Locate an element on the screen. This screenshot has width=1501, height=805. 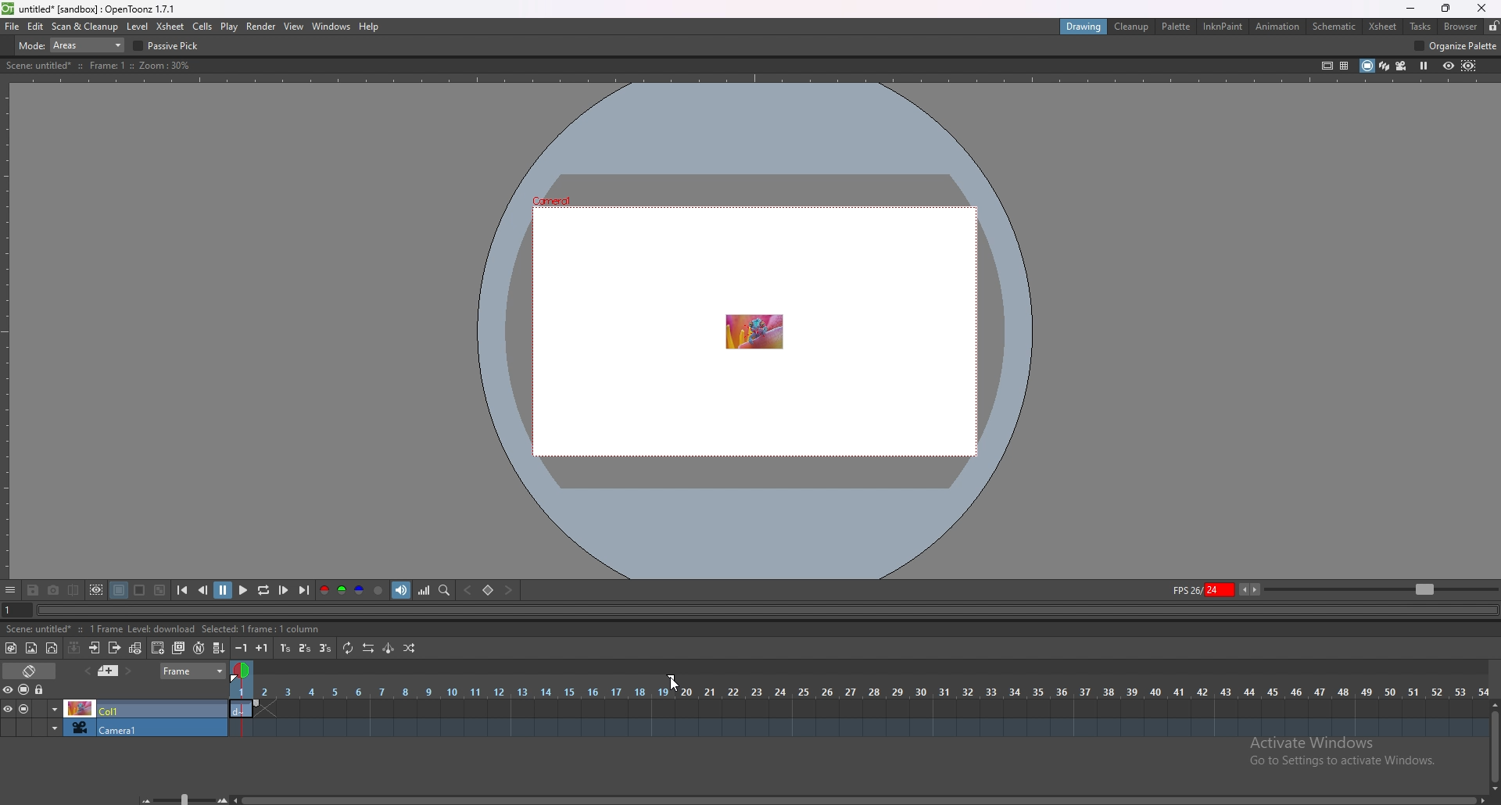
toggle timeline is located at coordinates (30, 671).